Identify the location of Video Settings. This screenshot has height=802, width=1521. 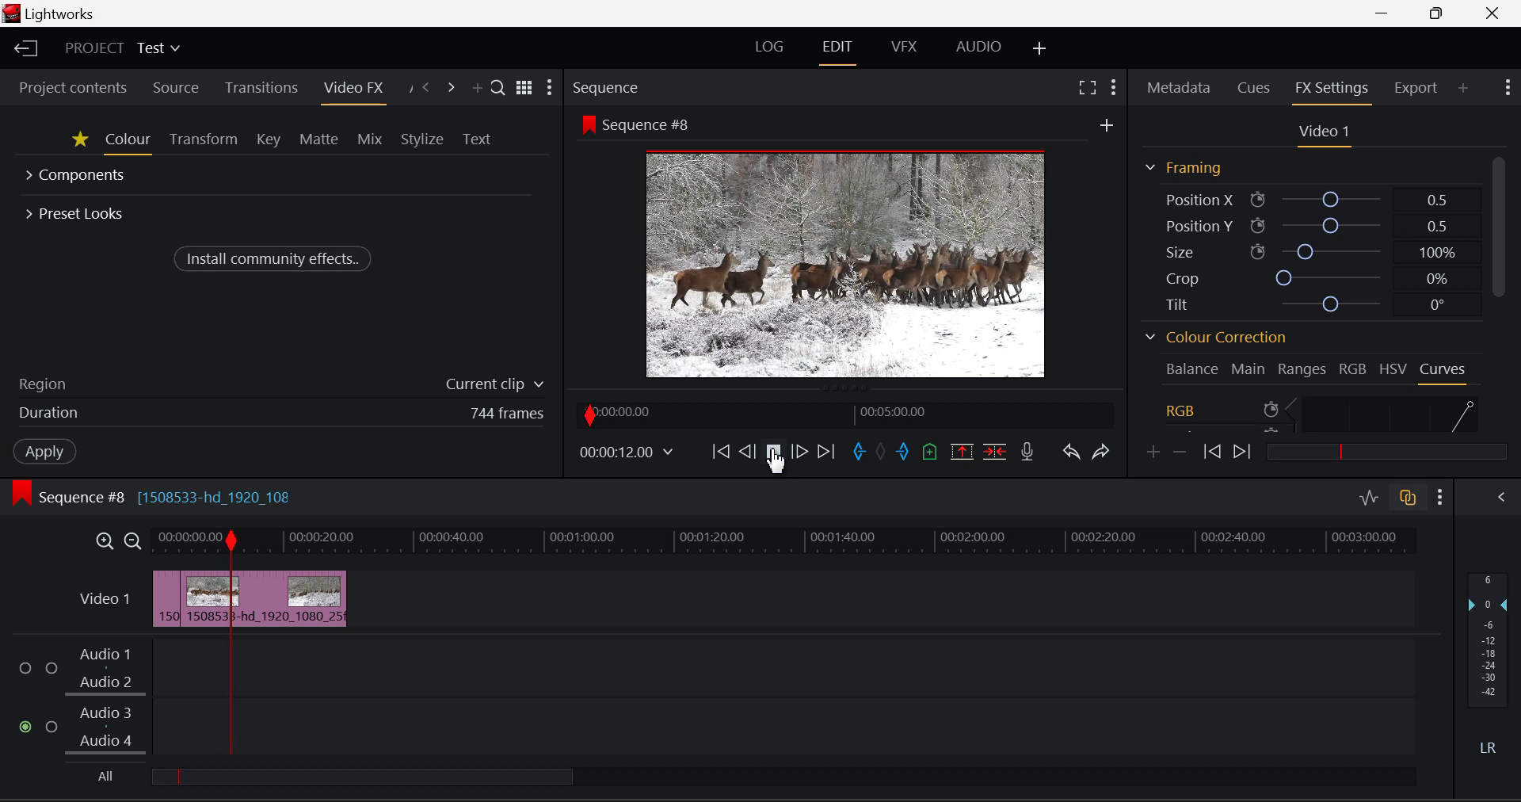
(1320, 133).